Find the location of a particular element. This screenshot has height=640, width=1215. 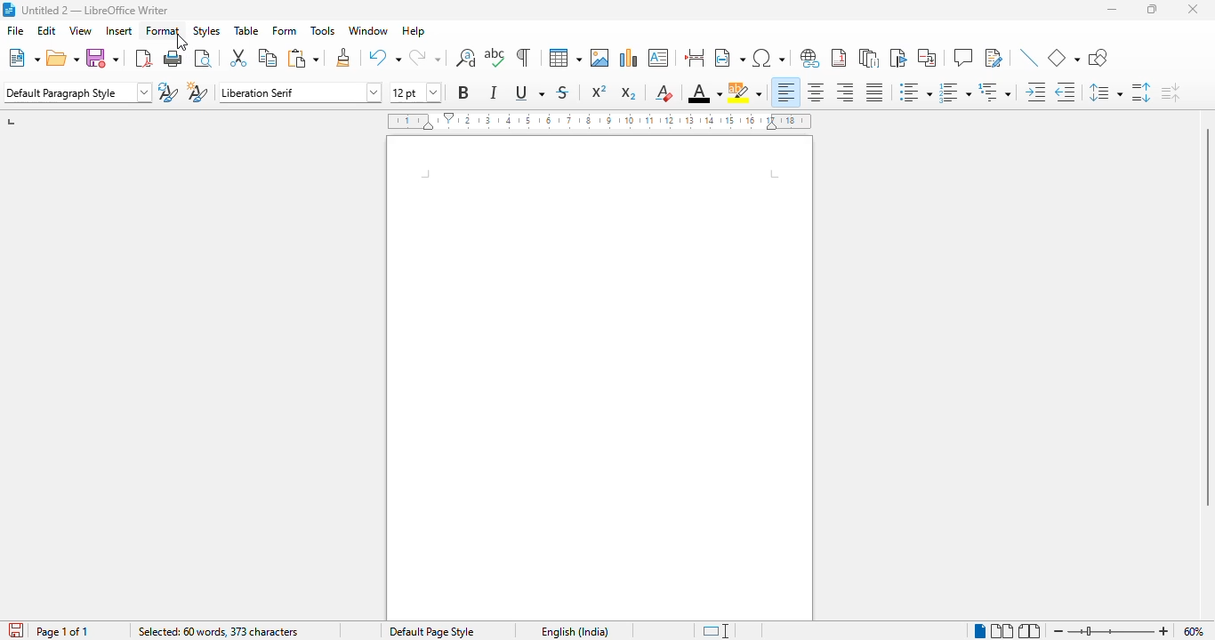

vertical scroll bar is located at coordinates (1207, 317).